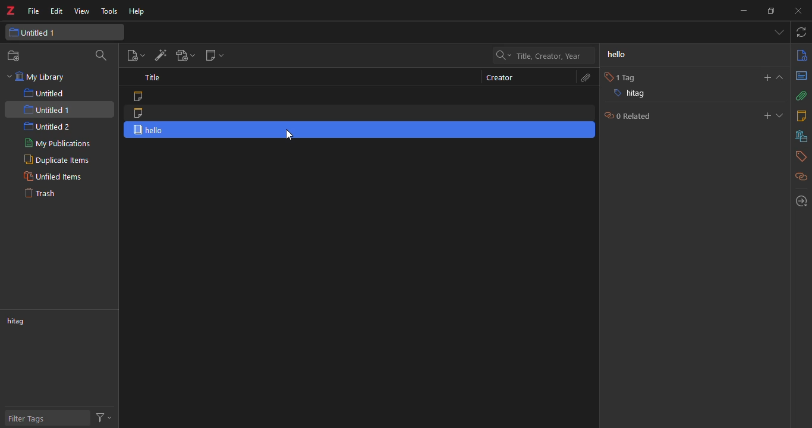 The image size is (812, 428). What do you see at coordinates (150, 78) in the screenshot?
I see `title` at bounding box center [150, 78].